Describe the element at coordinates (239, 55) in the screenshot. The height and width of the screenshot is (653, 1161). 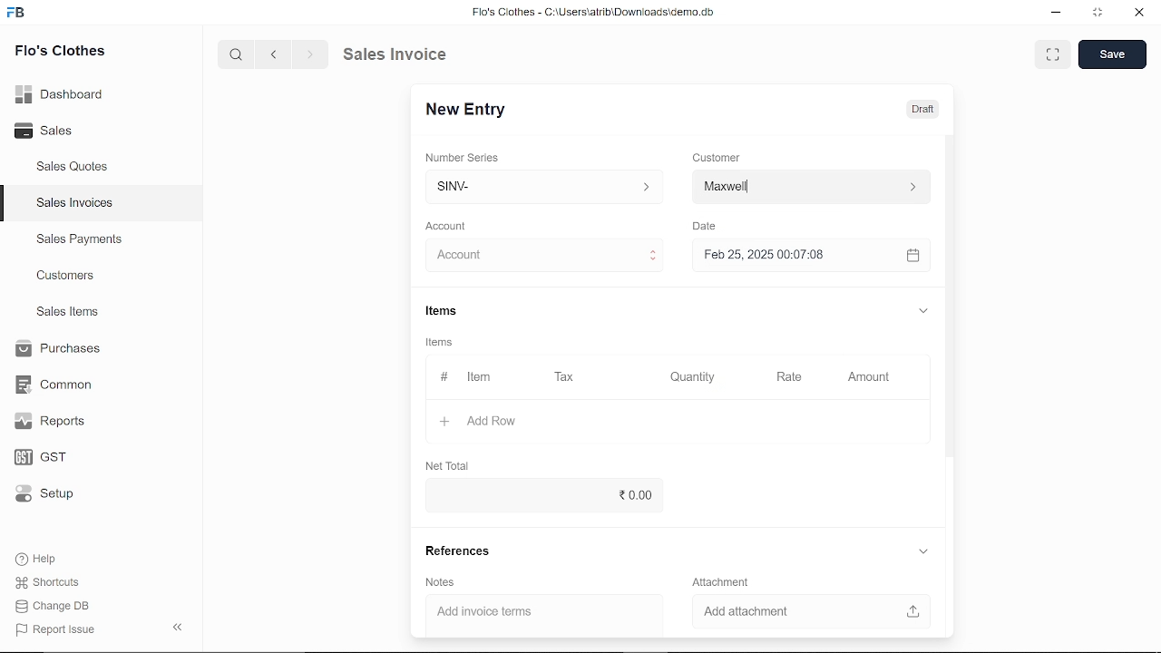
I see `search` at that location.